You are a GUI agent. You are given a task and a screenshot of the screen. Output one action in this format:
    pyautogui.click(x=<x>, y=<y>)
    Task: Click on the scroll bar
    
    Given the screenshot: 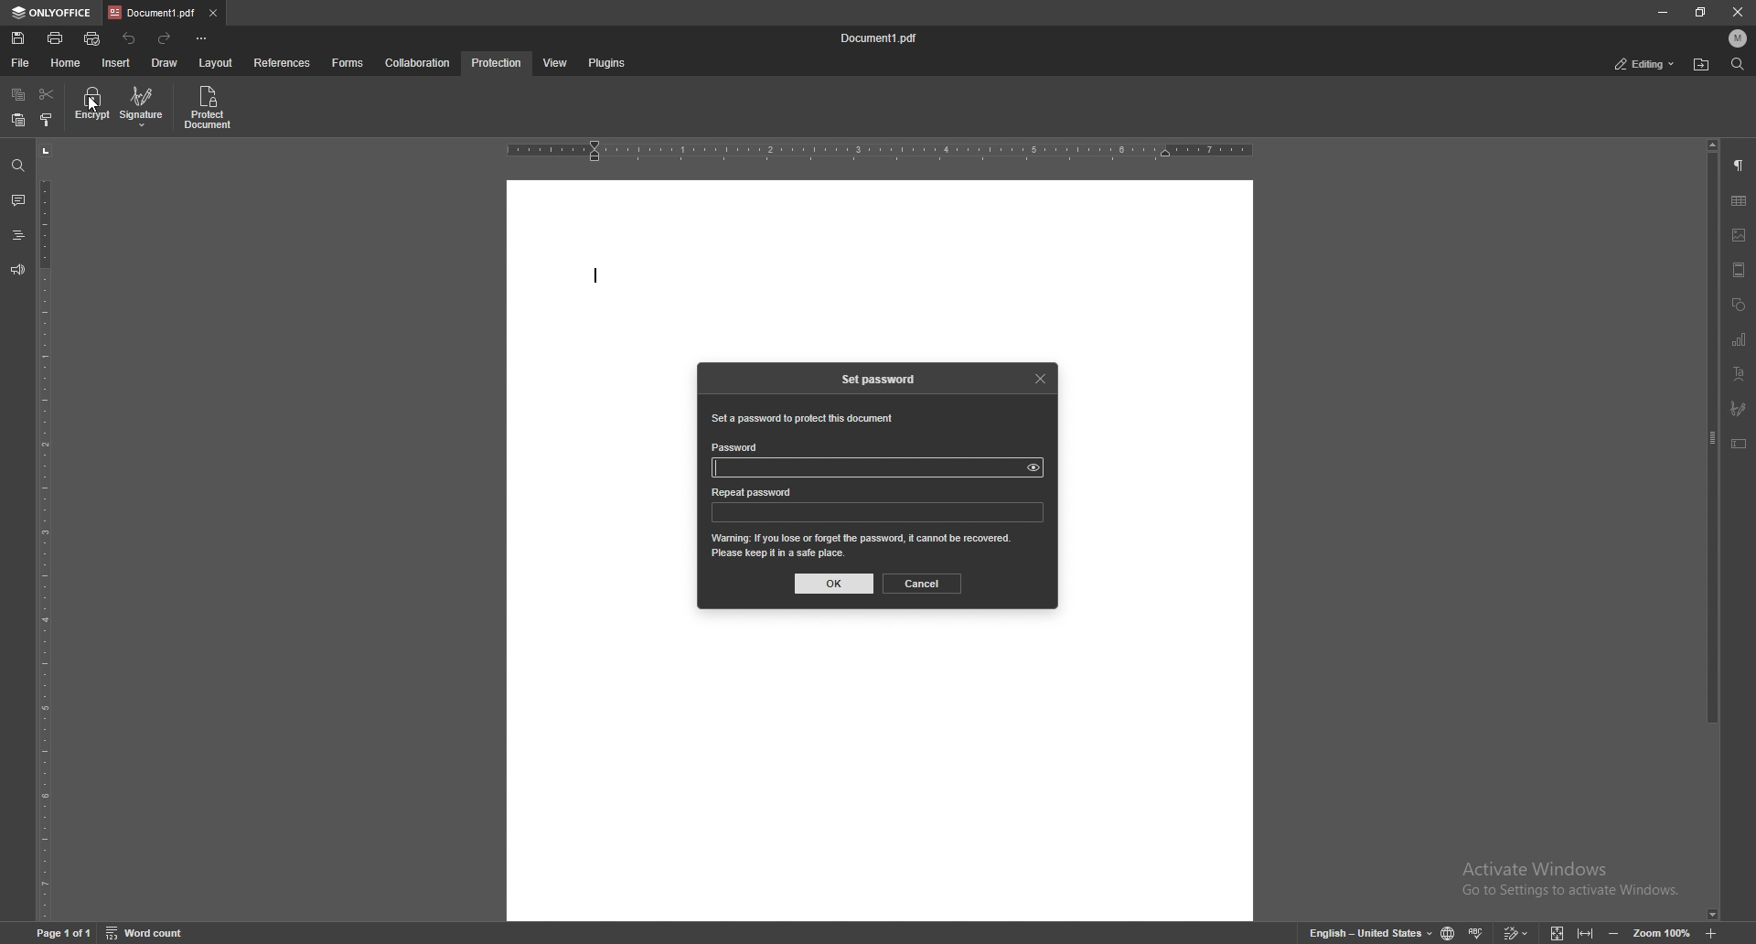 What is the action you would take?
    pyautogui.click(x=1710, y=530)
    